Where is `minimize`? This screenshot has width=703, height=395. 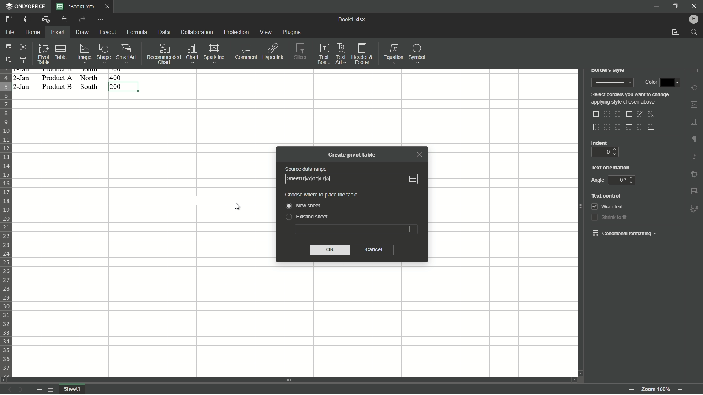 minimize is located at coordinates (656, 6).